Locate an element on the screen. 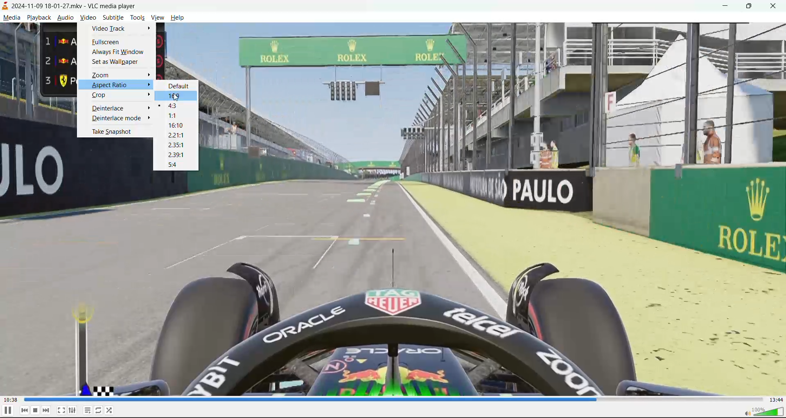 The width and height of the screenshot is (786, 418). minimize is located at coordinates (723, 7).